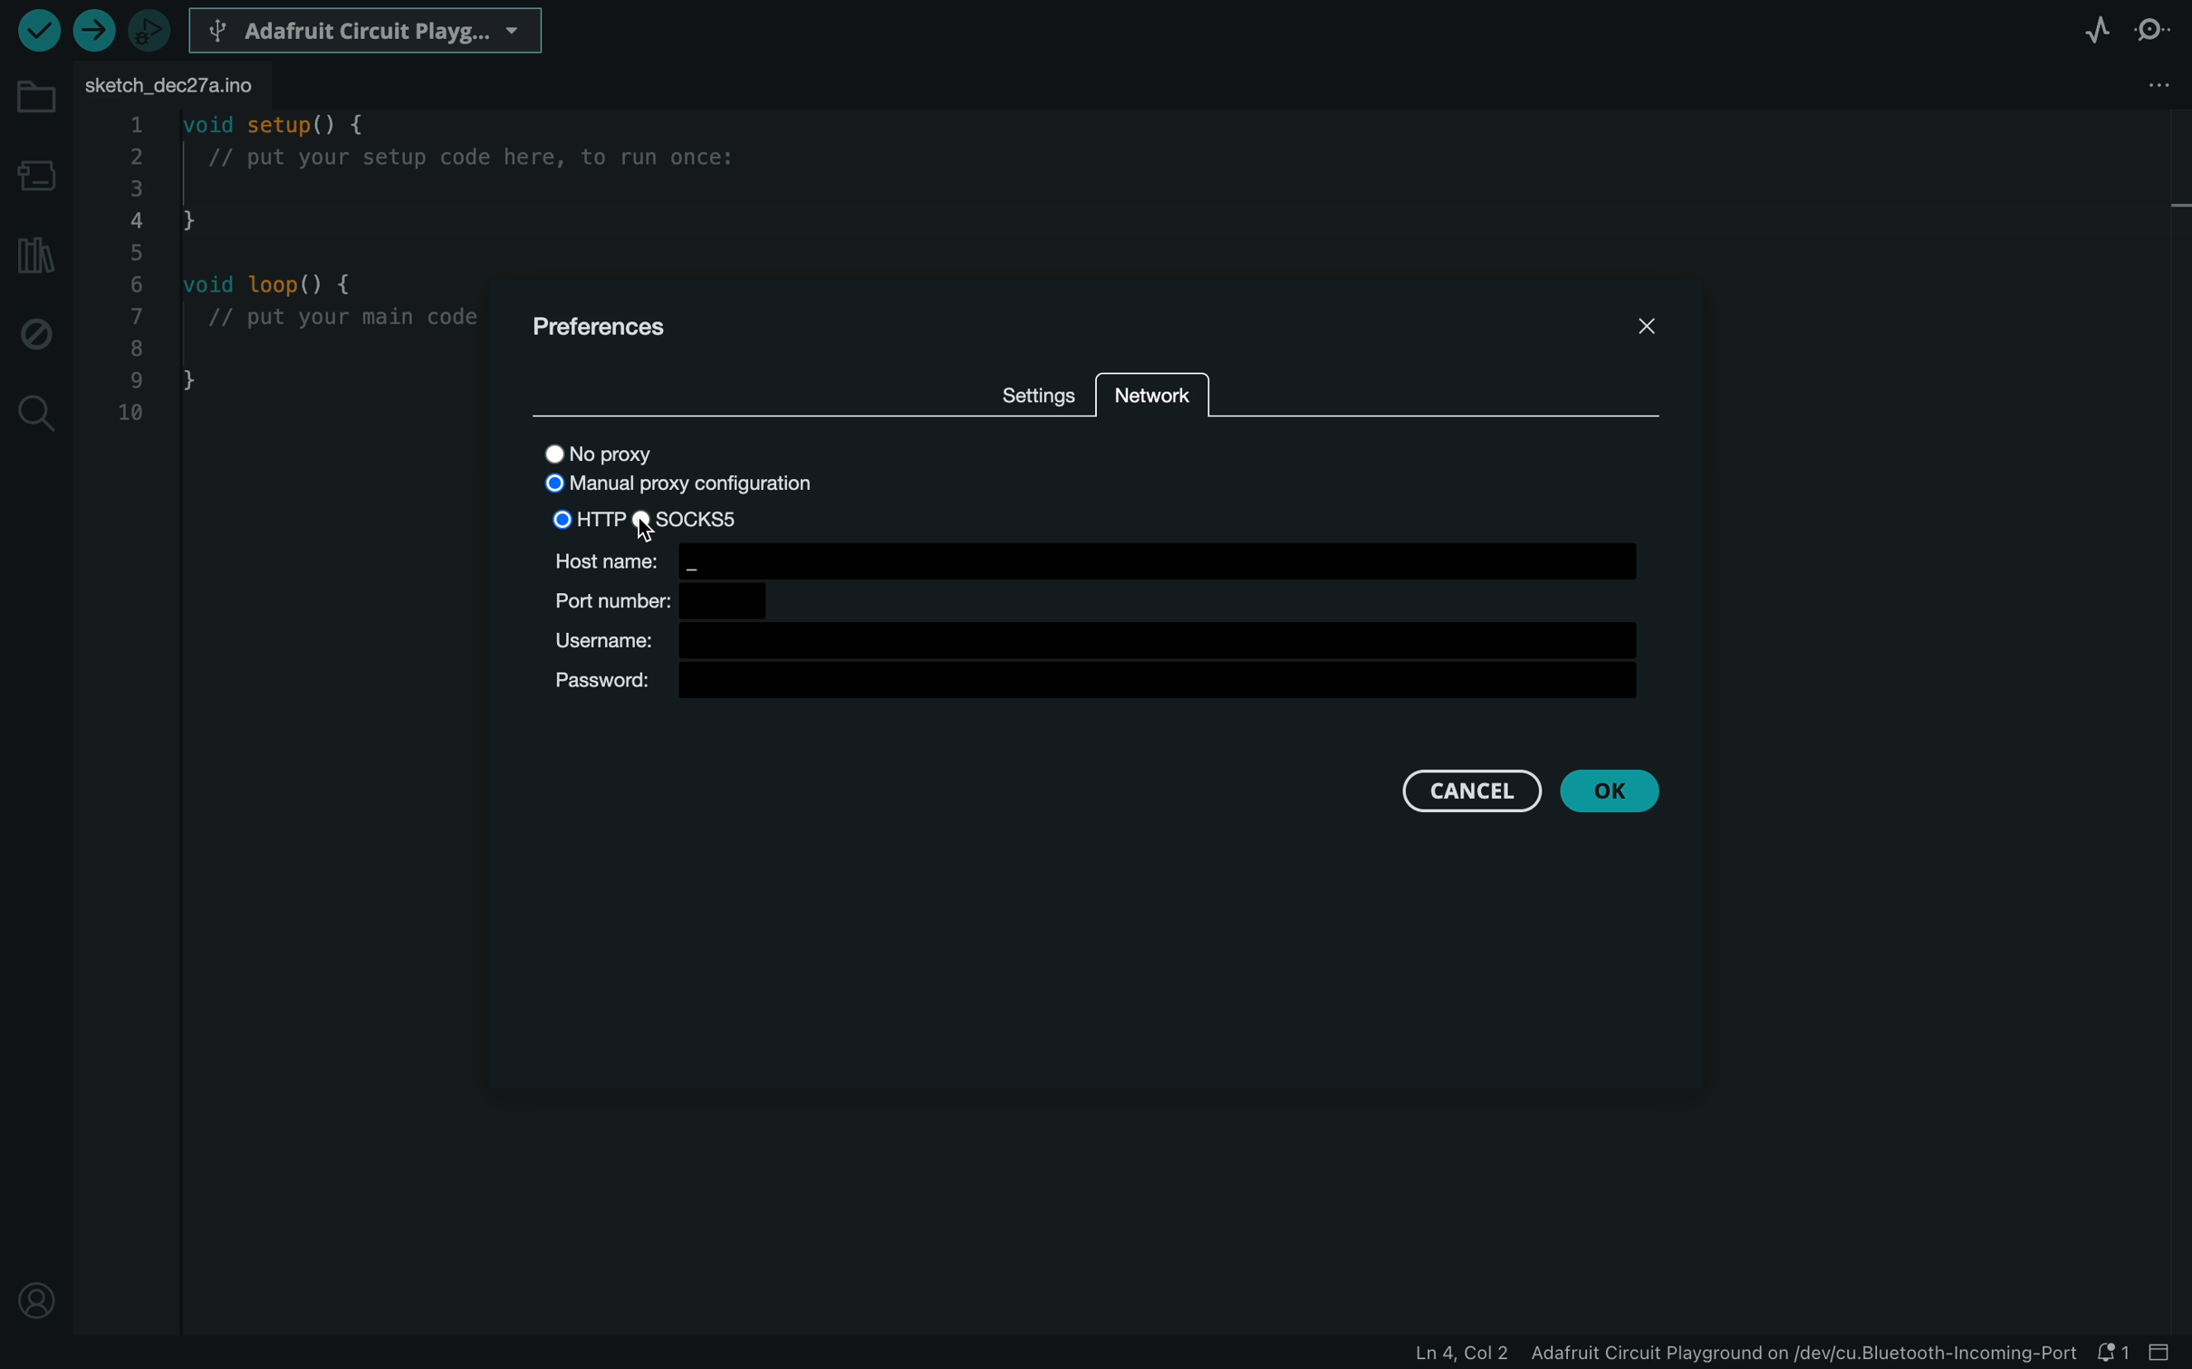 Image resolution: width=2192 pixels, height=1369 pixels. What do you see at coordinates (1462, 796) in the screenshot?
I see `cancel` at bounding box center [1462, 796].